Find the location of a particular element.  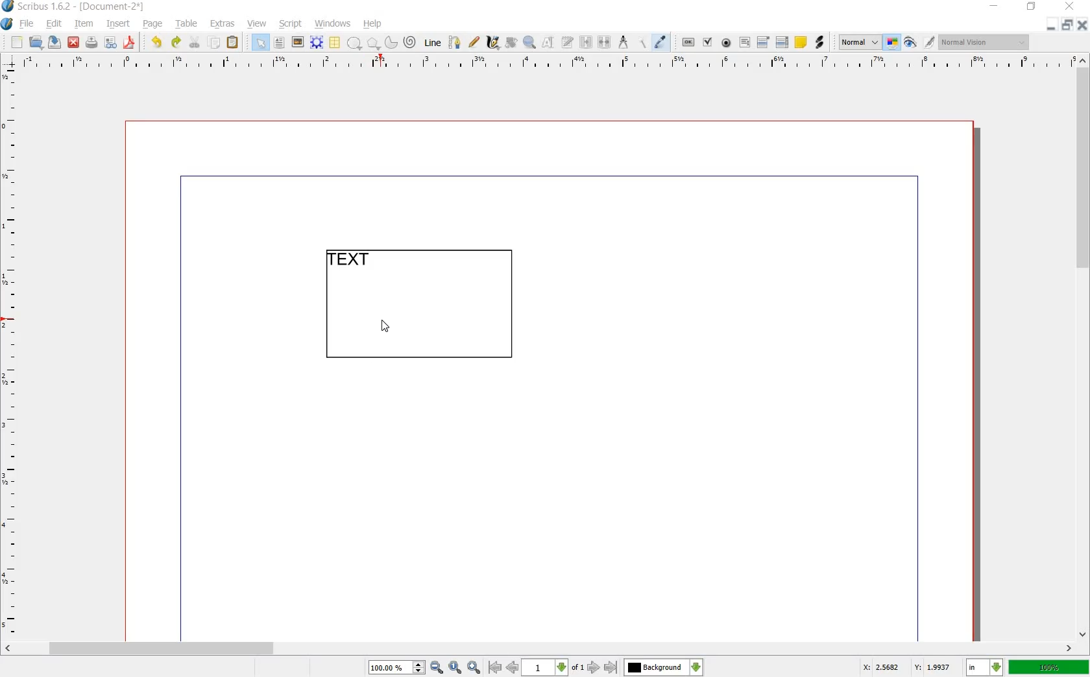

scroll bar is located at coordinates (1084, 348).